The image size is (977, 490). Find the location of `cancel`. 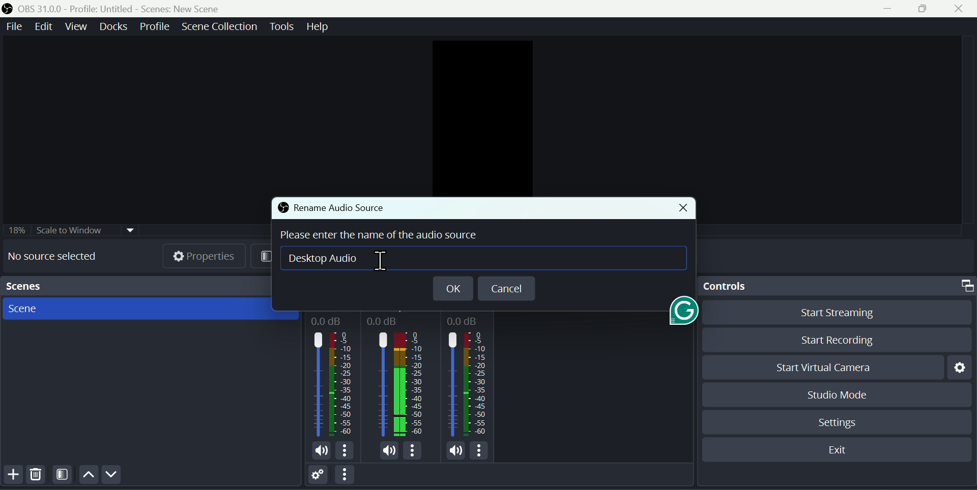

cancel is located at coordinates (505, 288).